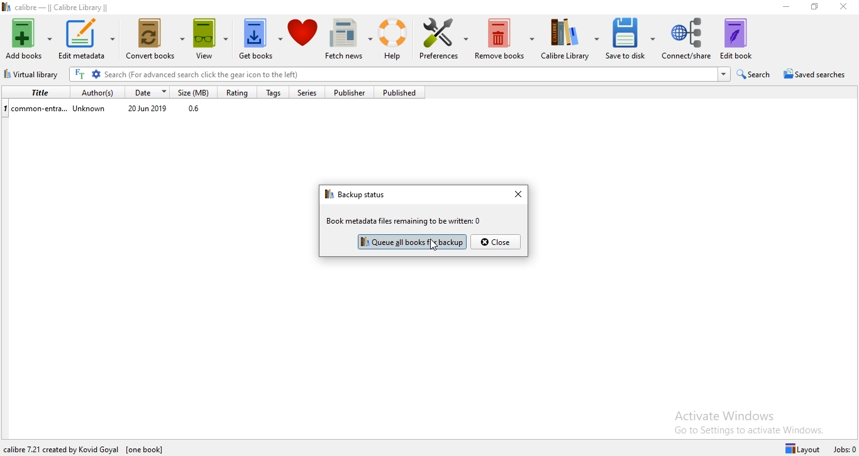 This screenshot has height=456, width=859. Describe the element at coordinates (350, 40) in the screenshot. I see `Fetch news` at that location.